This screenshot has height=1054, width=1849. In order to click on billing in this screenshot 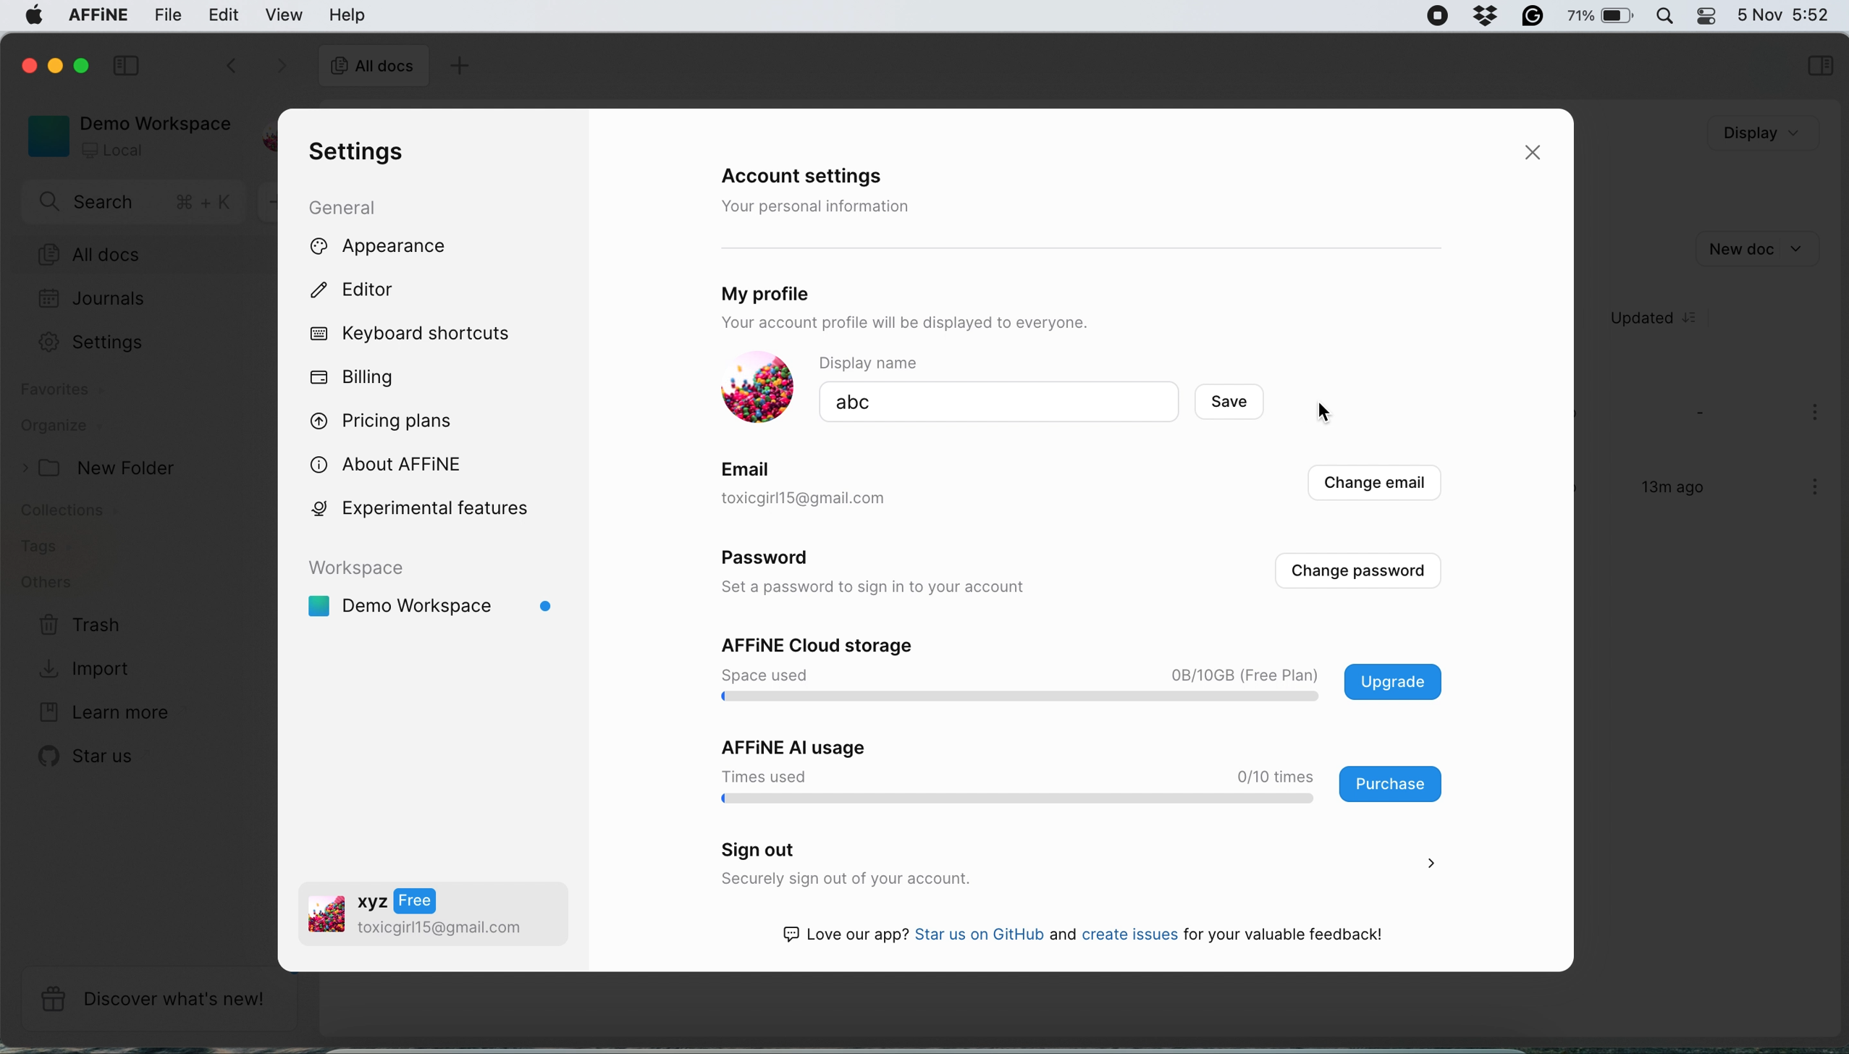, I will do `click(354, 378)`.